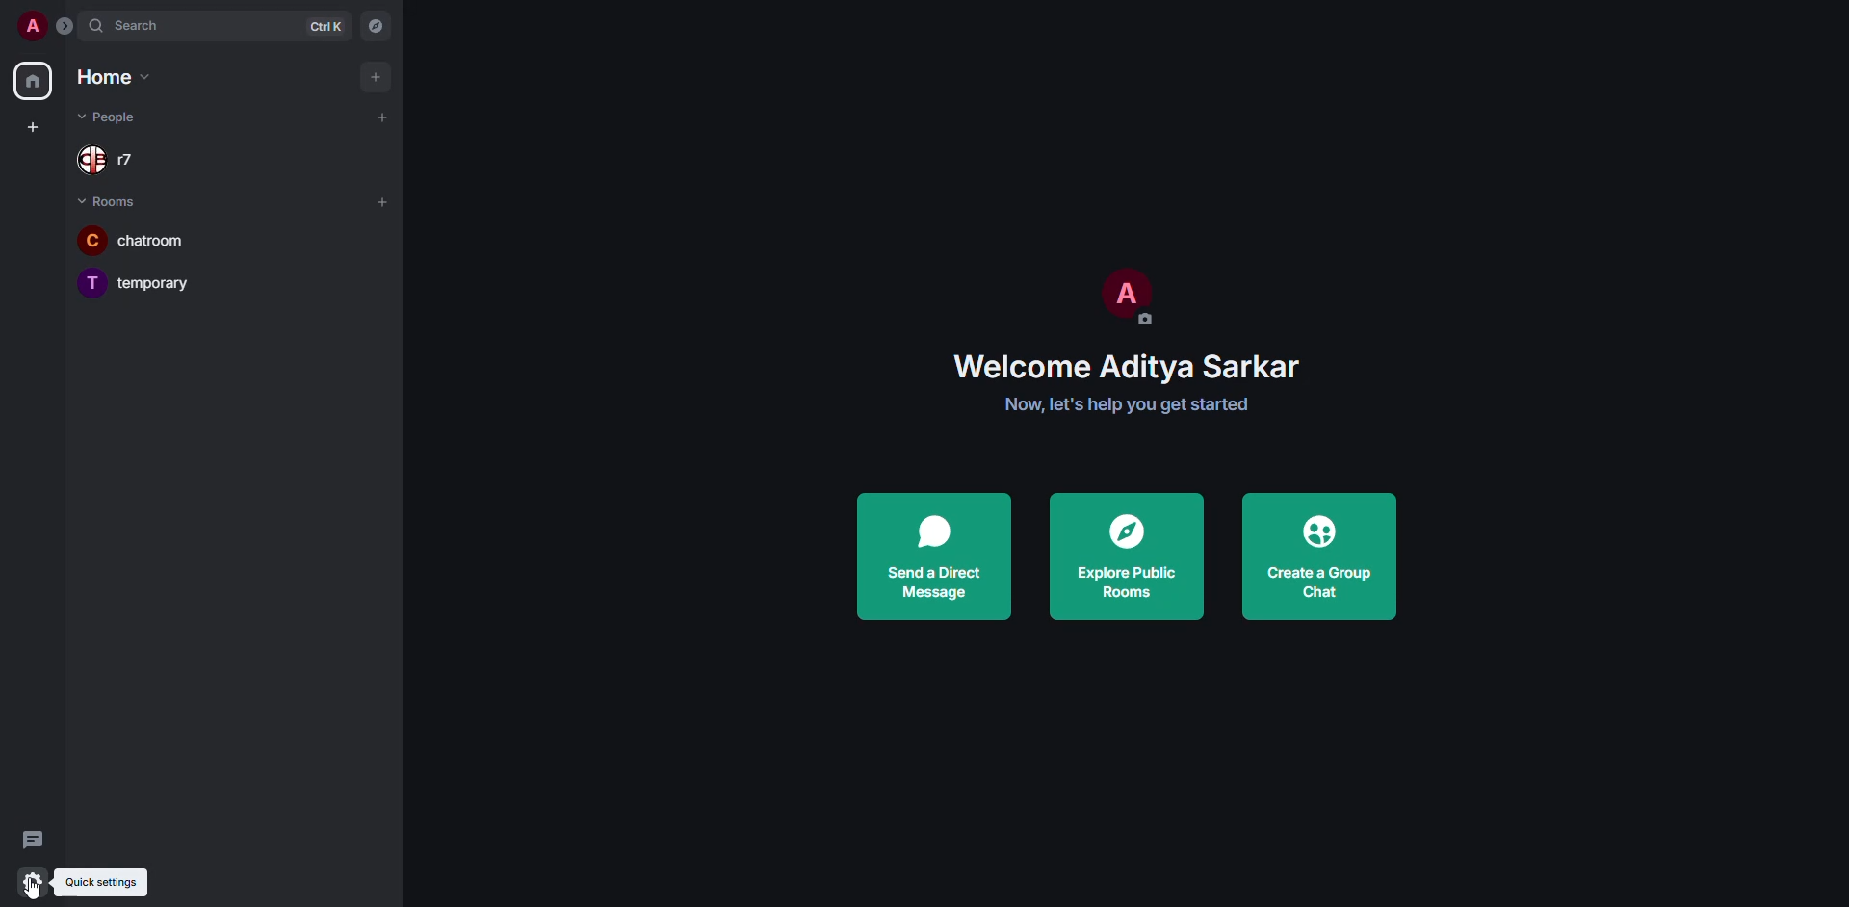  What do you see at coordinates (376, 25) in the screenshot?
I see `navigator` at bounding box center [376, 25].